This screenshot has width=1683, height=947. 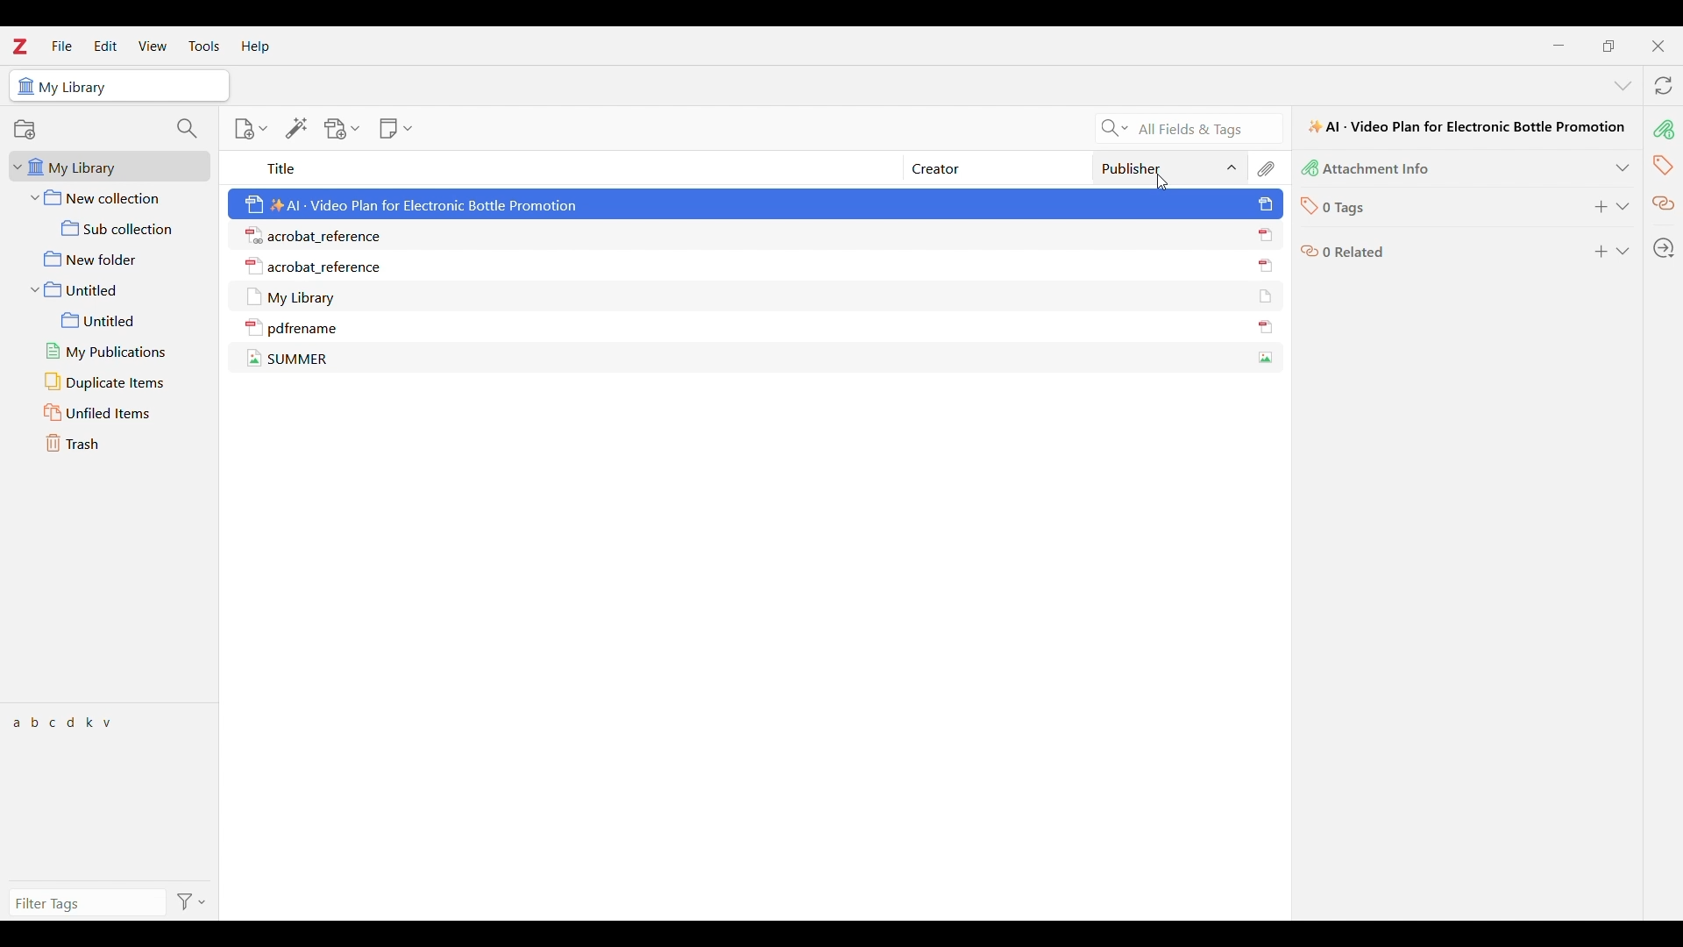 What do you see at coordinates (1658, 46) in the screenshot?
I see `Close interface` at bounding box center [1658, 46].